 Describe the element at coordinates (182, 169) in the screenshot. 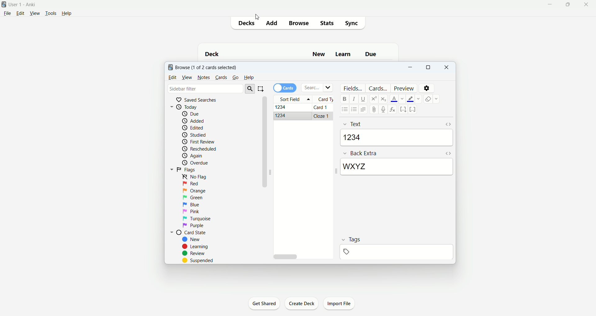

I see `flags` at that location.